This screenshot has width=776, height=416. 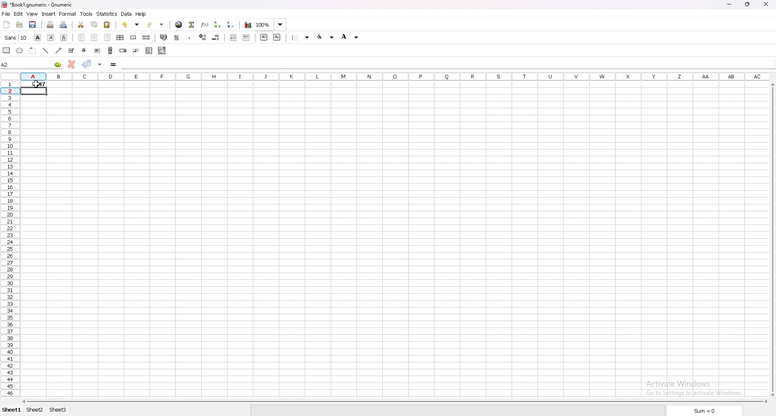 What do you see at coordinates (277, 37) in the screenshot?
I see `subscript` at bounding box center [277, 37].